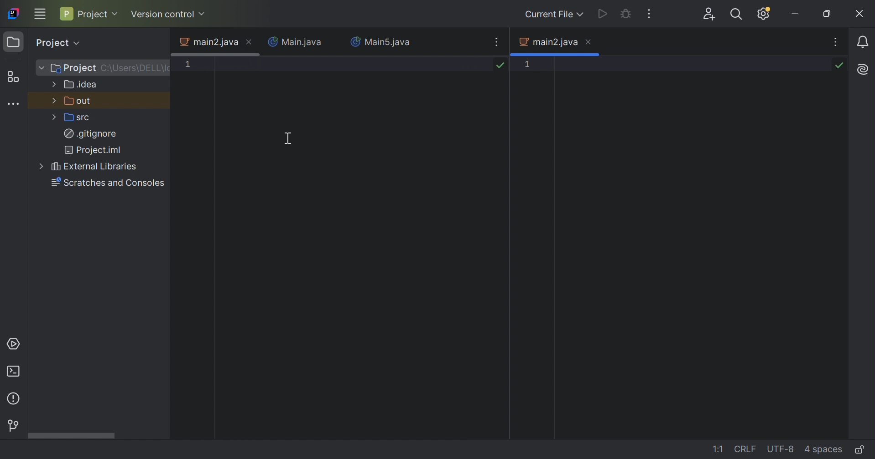  Describe the element at coordinates (41, 14) in the screenshot. I see `Main menu` at that location.